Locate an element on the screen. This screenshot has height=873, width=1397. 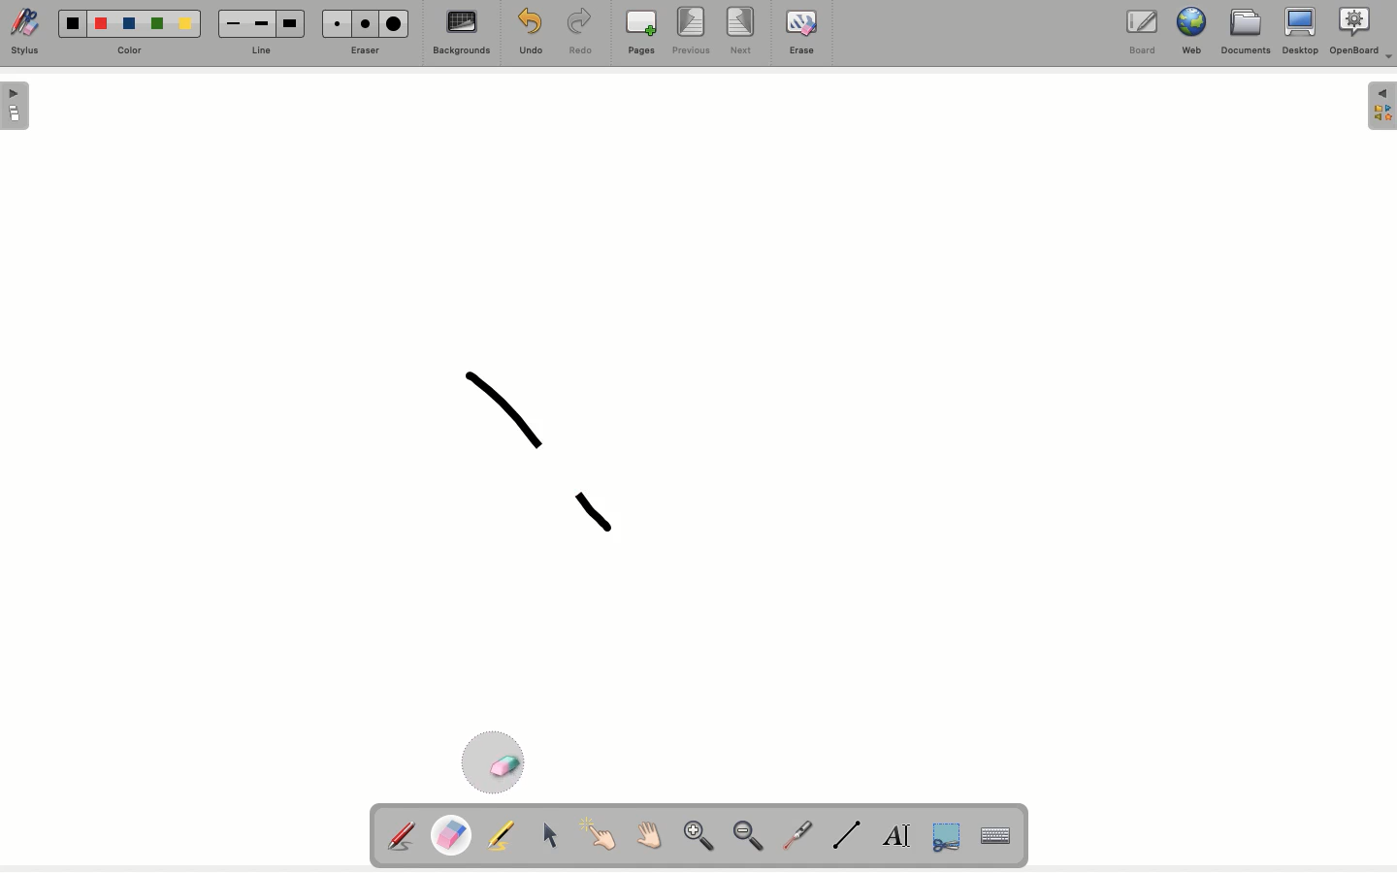
Medium is located at coordinates (261, 24).